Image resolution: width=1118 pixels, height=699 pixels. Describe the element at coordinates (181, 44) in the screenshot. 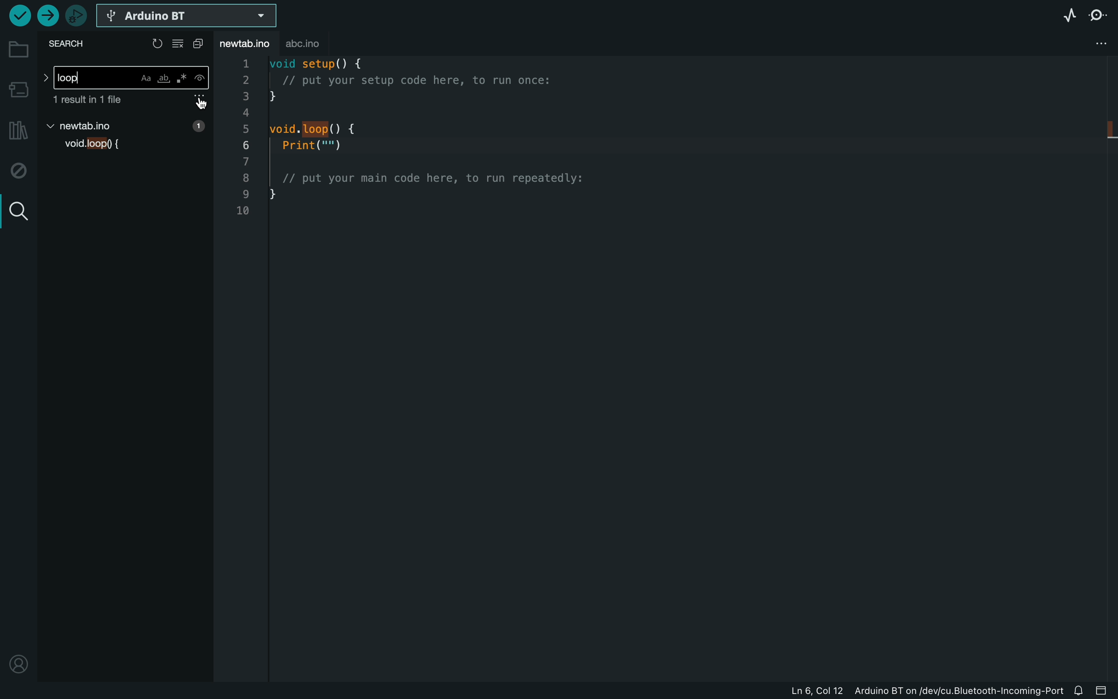

I see `clear` at that location.